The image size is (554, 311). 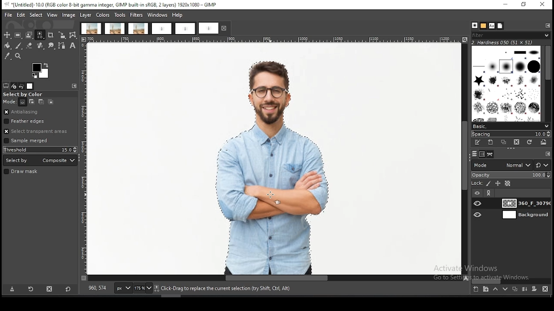 I want to click on paintbrush tool, so click(x=19, y=46).